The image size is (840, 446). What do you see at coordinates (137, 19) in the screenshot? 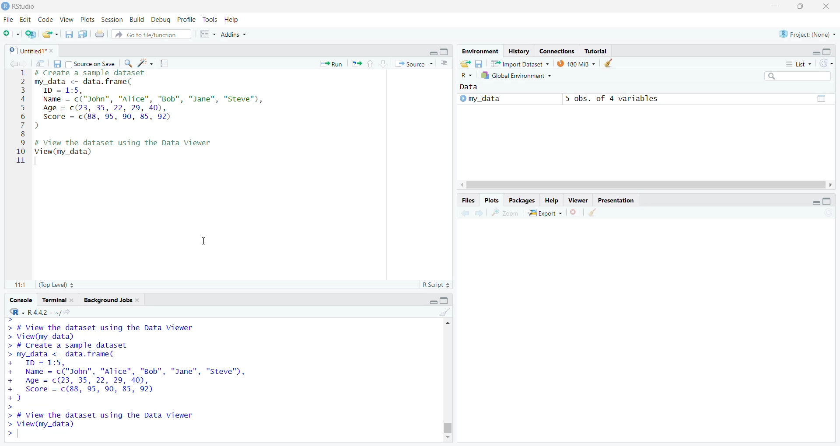
I see `Build` at bounding box center [137, 19].